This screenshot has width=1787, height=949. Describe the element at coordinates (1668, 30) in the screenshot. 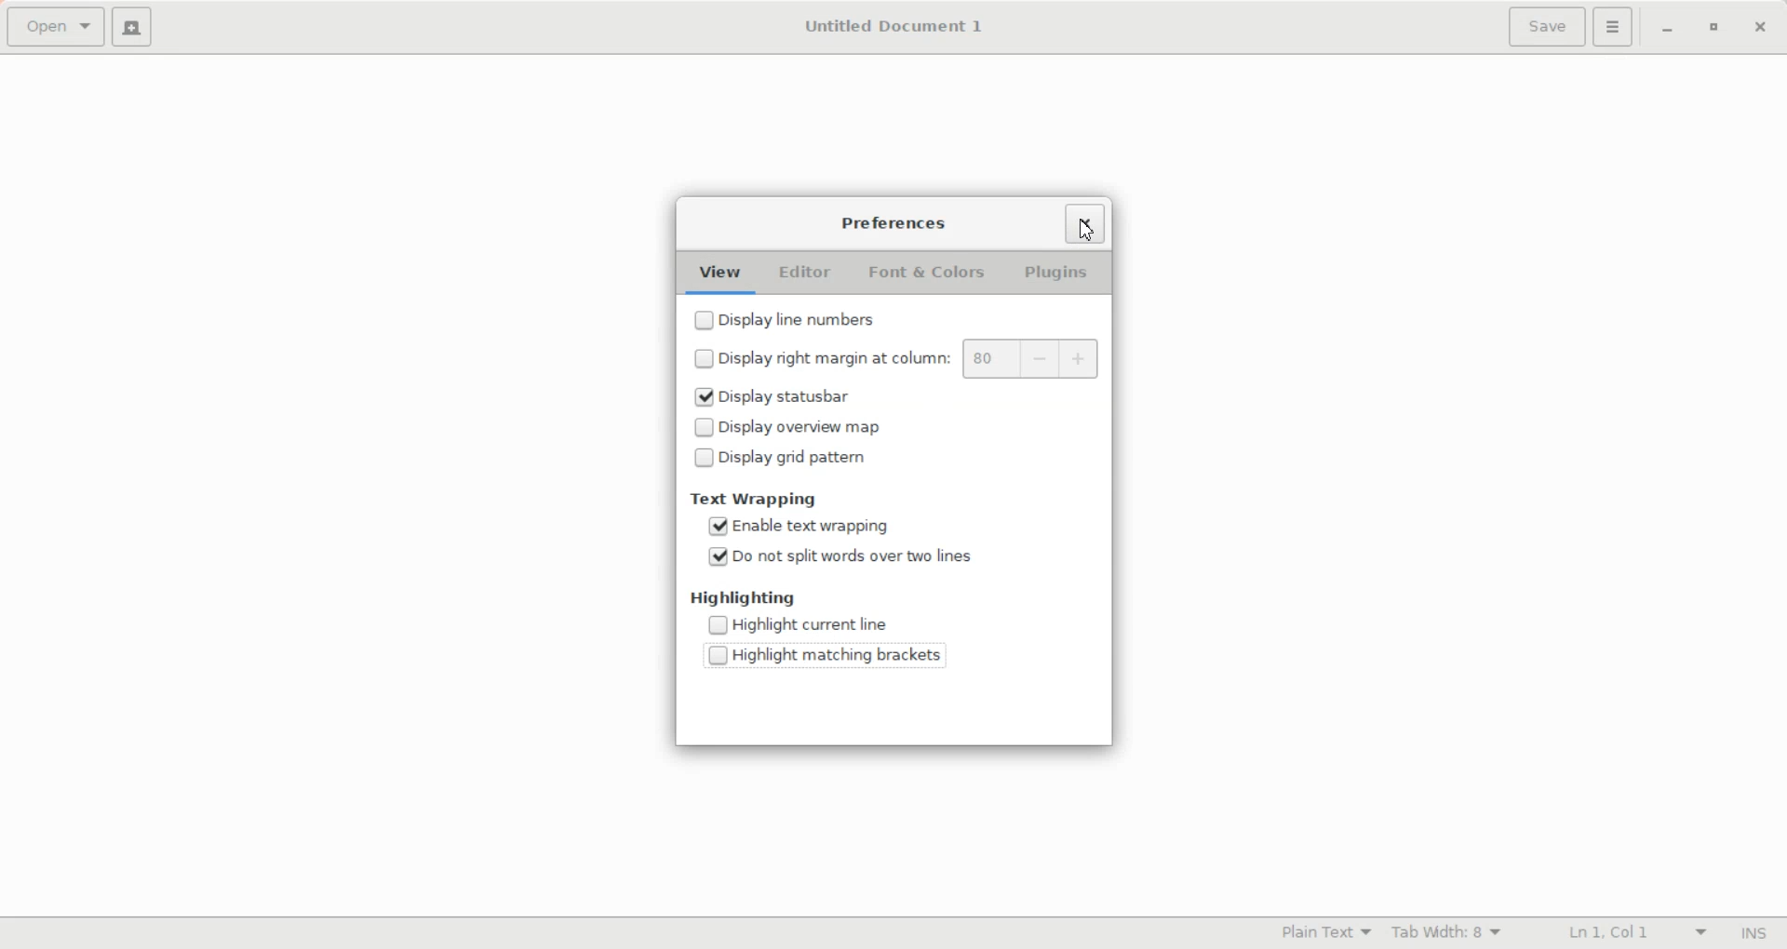

I see `Minimize` at that location.